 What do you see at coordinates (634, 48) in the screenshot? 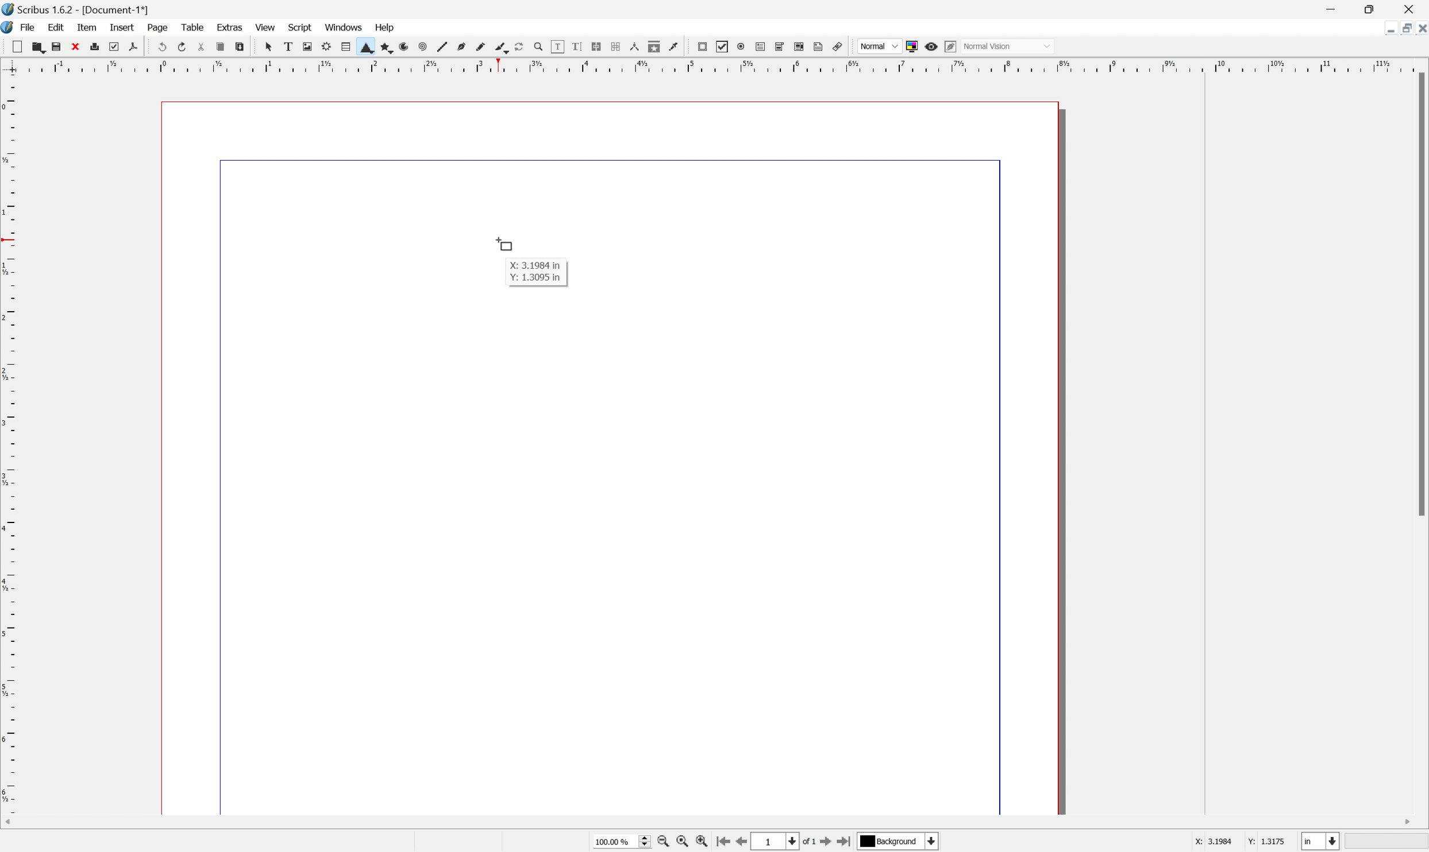
I see `Measurements` at bounding box center [634, 48].